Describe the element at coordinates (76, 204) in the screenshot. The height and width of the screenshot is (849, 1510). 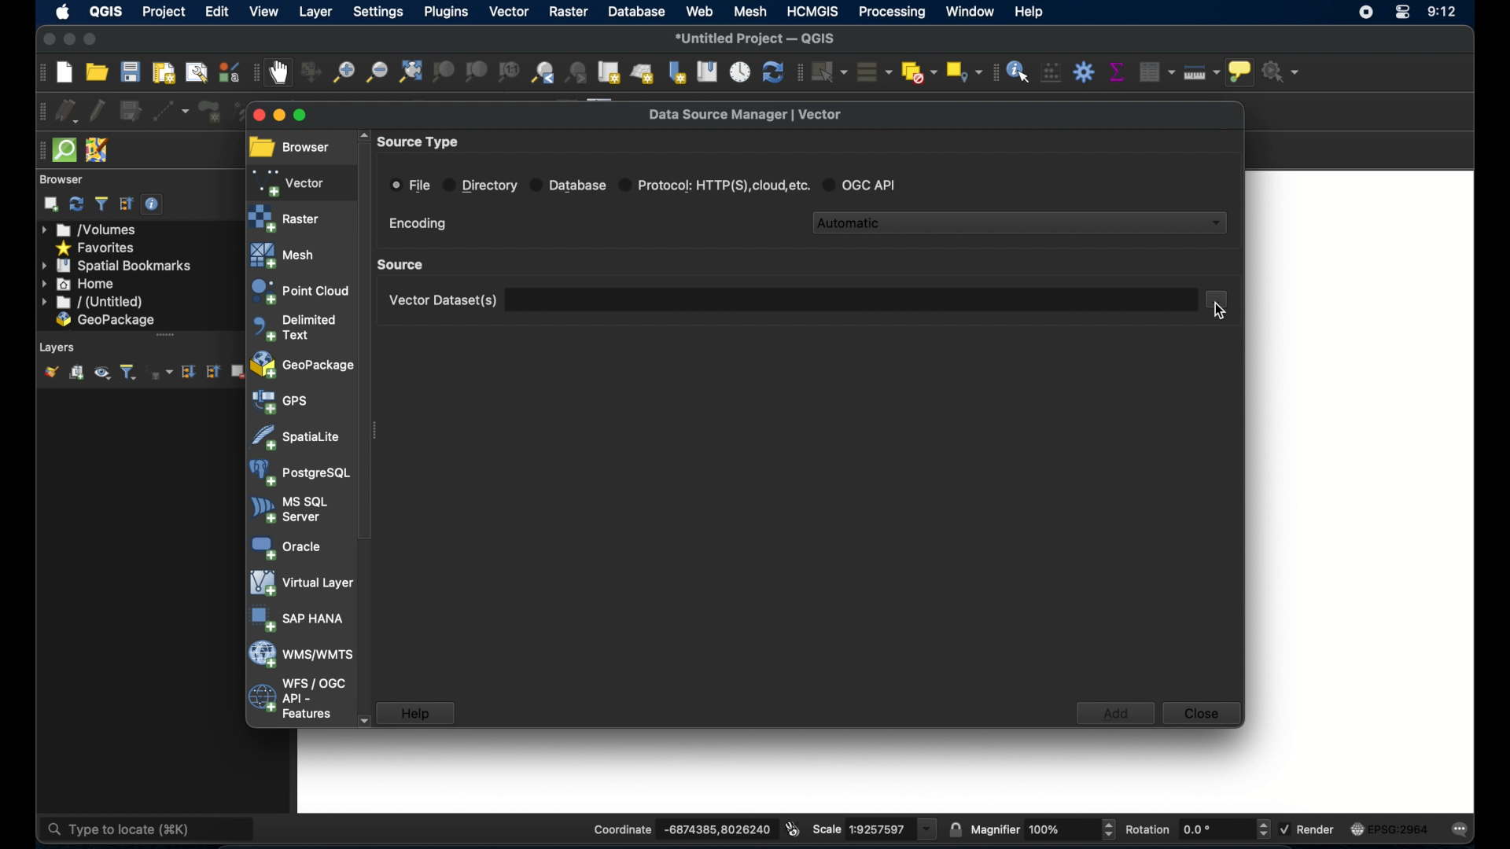
I see `refresh` at that location.